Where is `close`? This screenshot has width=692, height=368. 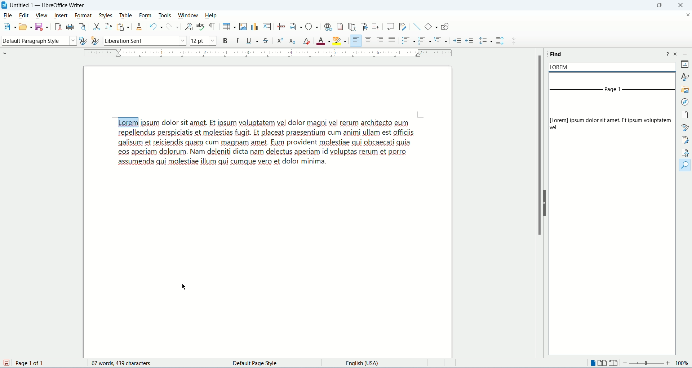 close is located at coordinates (680, 6).